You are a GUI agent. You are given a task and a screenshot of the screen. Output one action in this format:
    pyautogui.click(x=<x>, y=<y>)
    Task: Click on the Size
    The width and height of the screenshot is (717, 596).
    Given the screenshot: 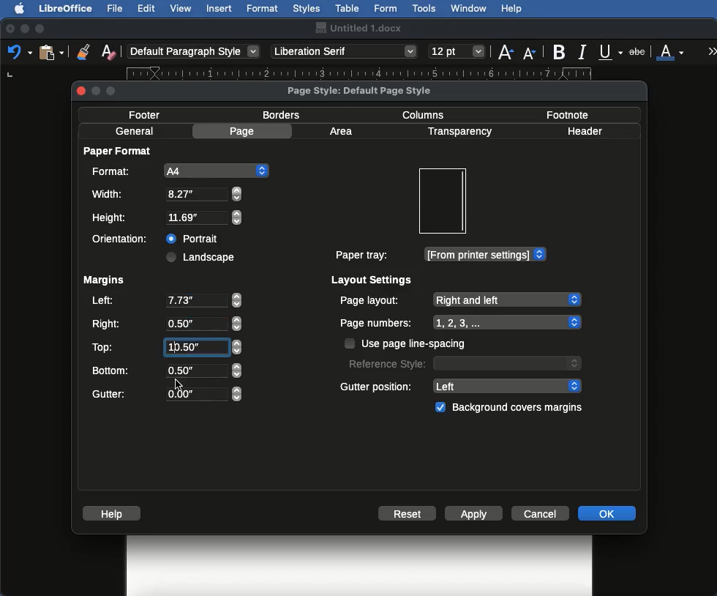 What is the action you would take?
    pyautogui.click(x=458, y=52)
    